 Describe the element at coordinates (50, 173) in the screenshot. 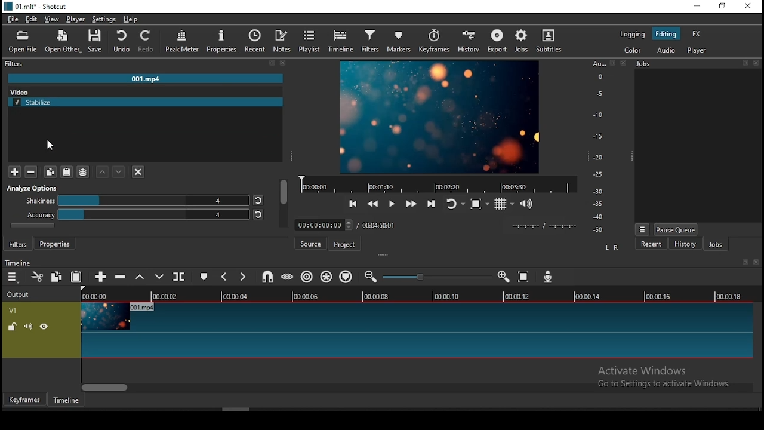

I see `duplicate` at that location.